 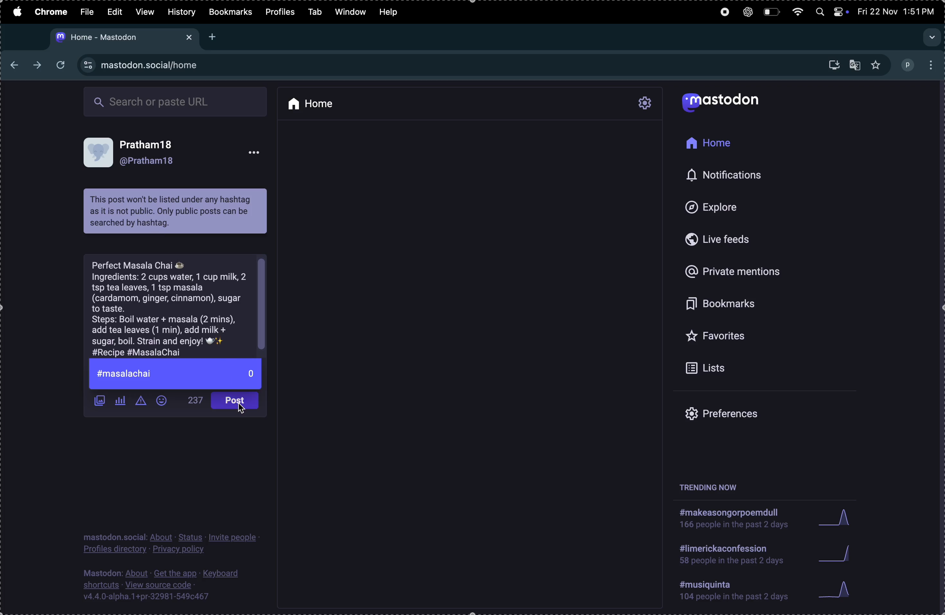 What do you see at coordinates (737, 369) in the screenshot?
I see `lists` at bounding box center [737, 369].